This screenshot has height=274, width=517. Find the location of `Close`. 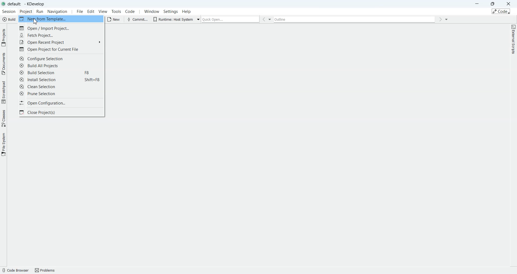

Close is located at coordinates (508, 3).